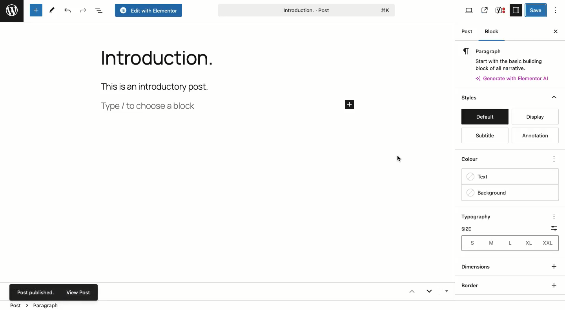  What do you see at coordinates (483, 136) in the screenshot?
I see `Subtitle` at bounding box center [483, 136].